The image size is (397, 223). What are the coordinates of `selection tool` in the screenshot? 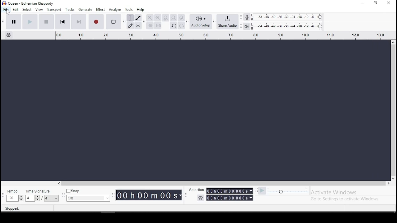 It's located at (130, 18).